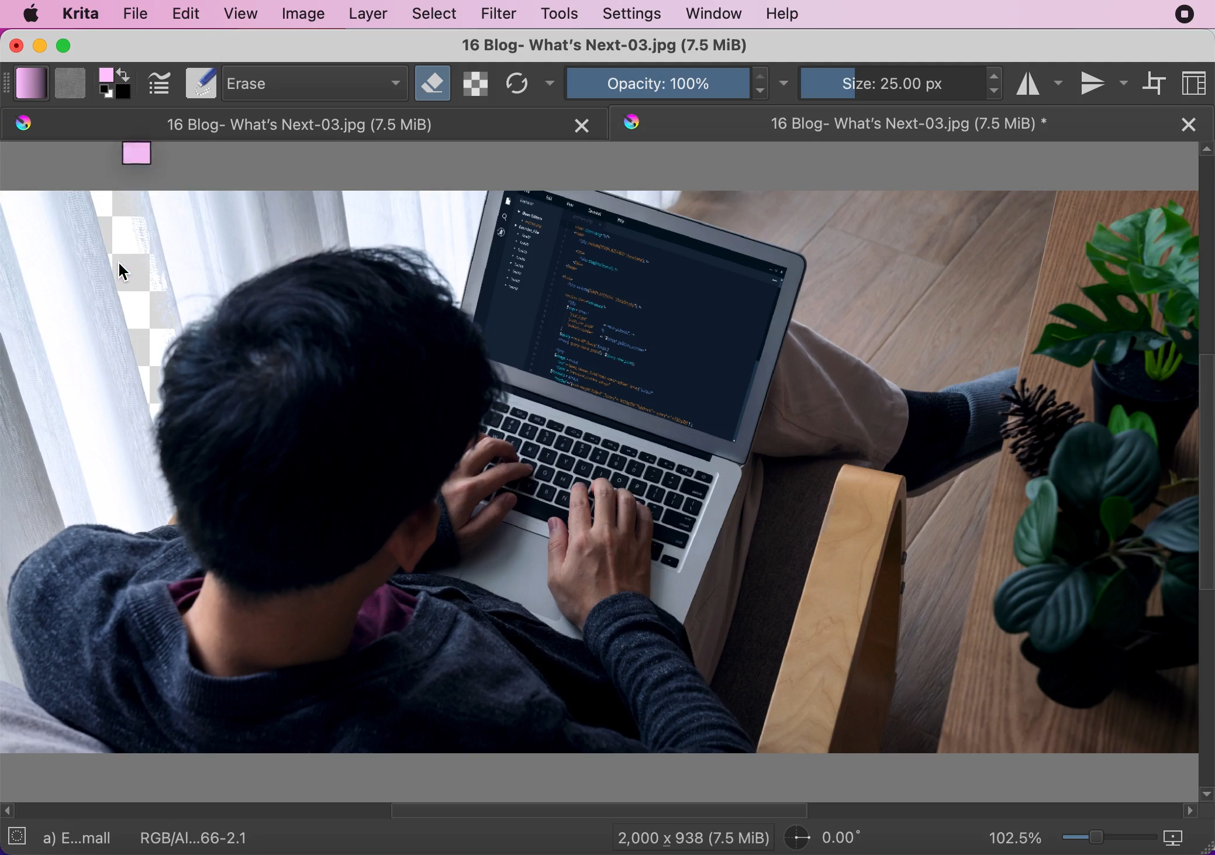 The image size is (1215, 855). Describe the element at coordinates (1102, 83) in the screenshot. I see `vertical mirror tool` at that location.